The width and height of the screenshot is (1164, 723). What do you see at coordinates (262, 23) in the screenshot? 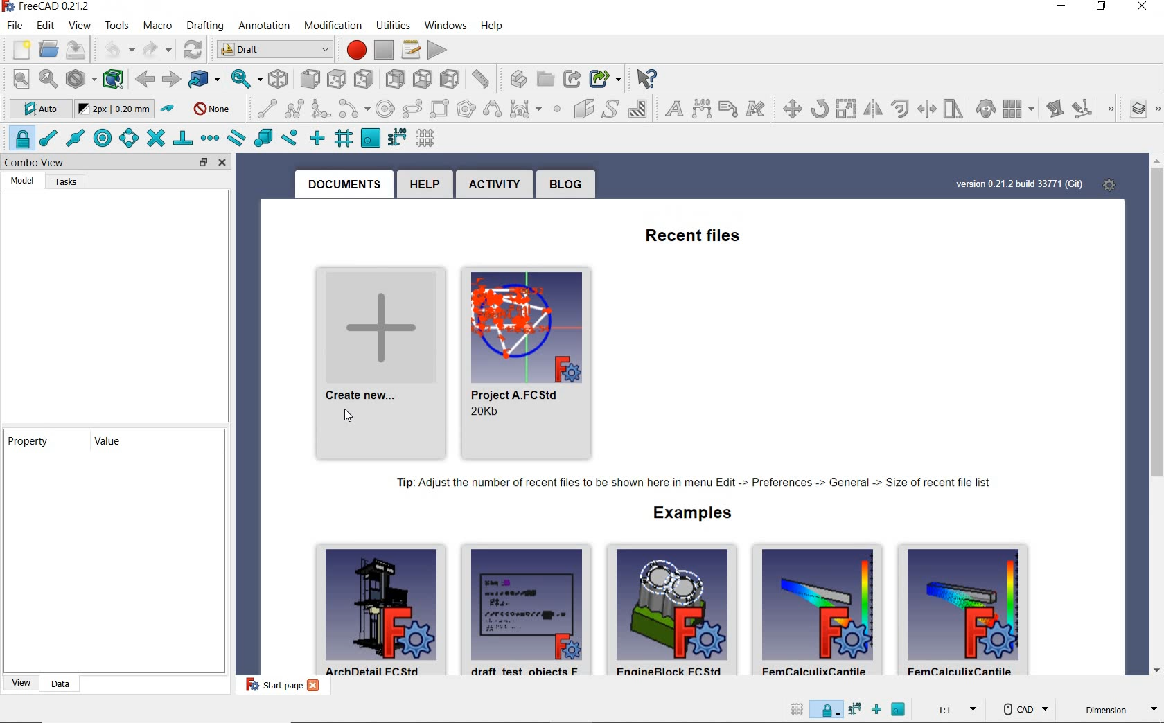
I see `windows` at bounding box center [262, 23].